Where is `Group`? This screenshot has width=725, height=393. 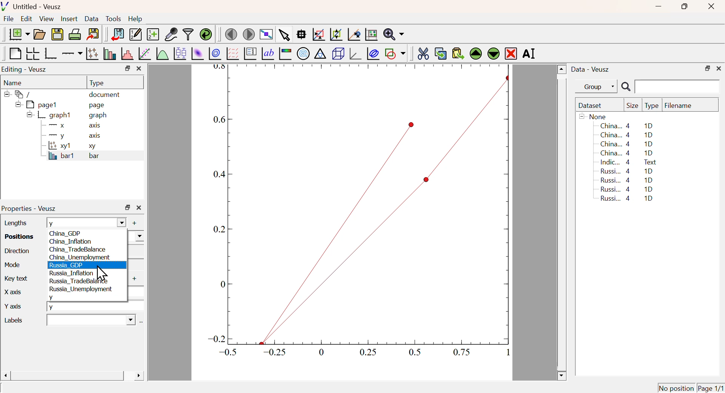
Group is located at coordinates (599, 87).